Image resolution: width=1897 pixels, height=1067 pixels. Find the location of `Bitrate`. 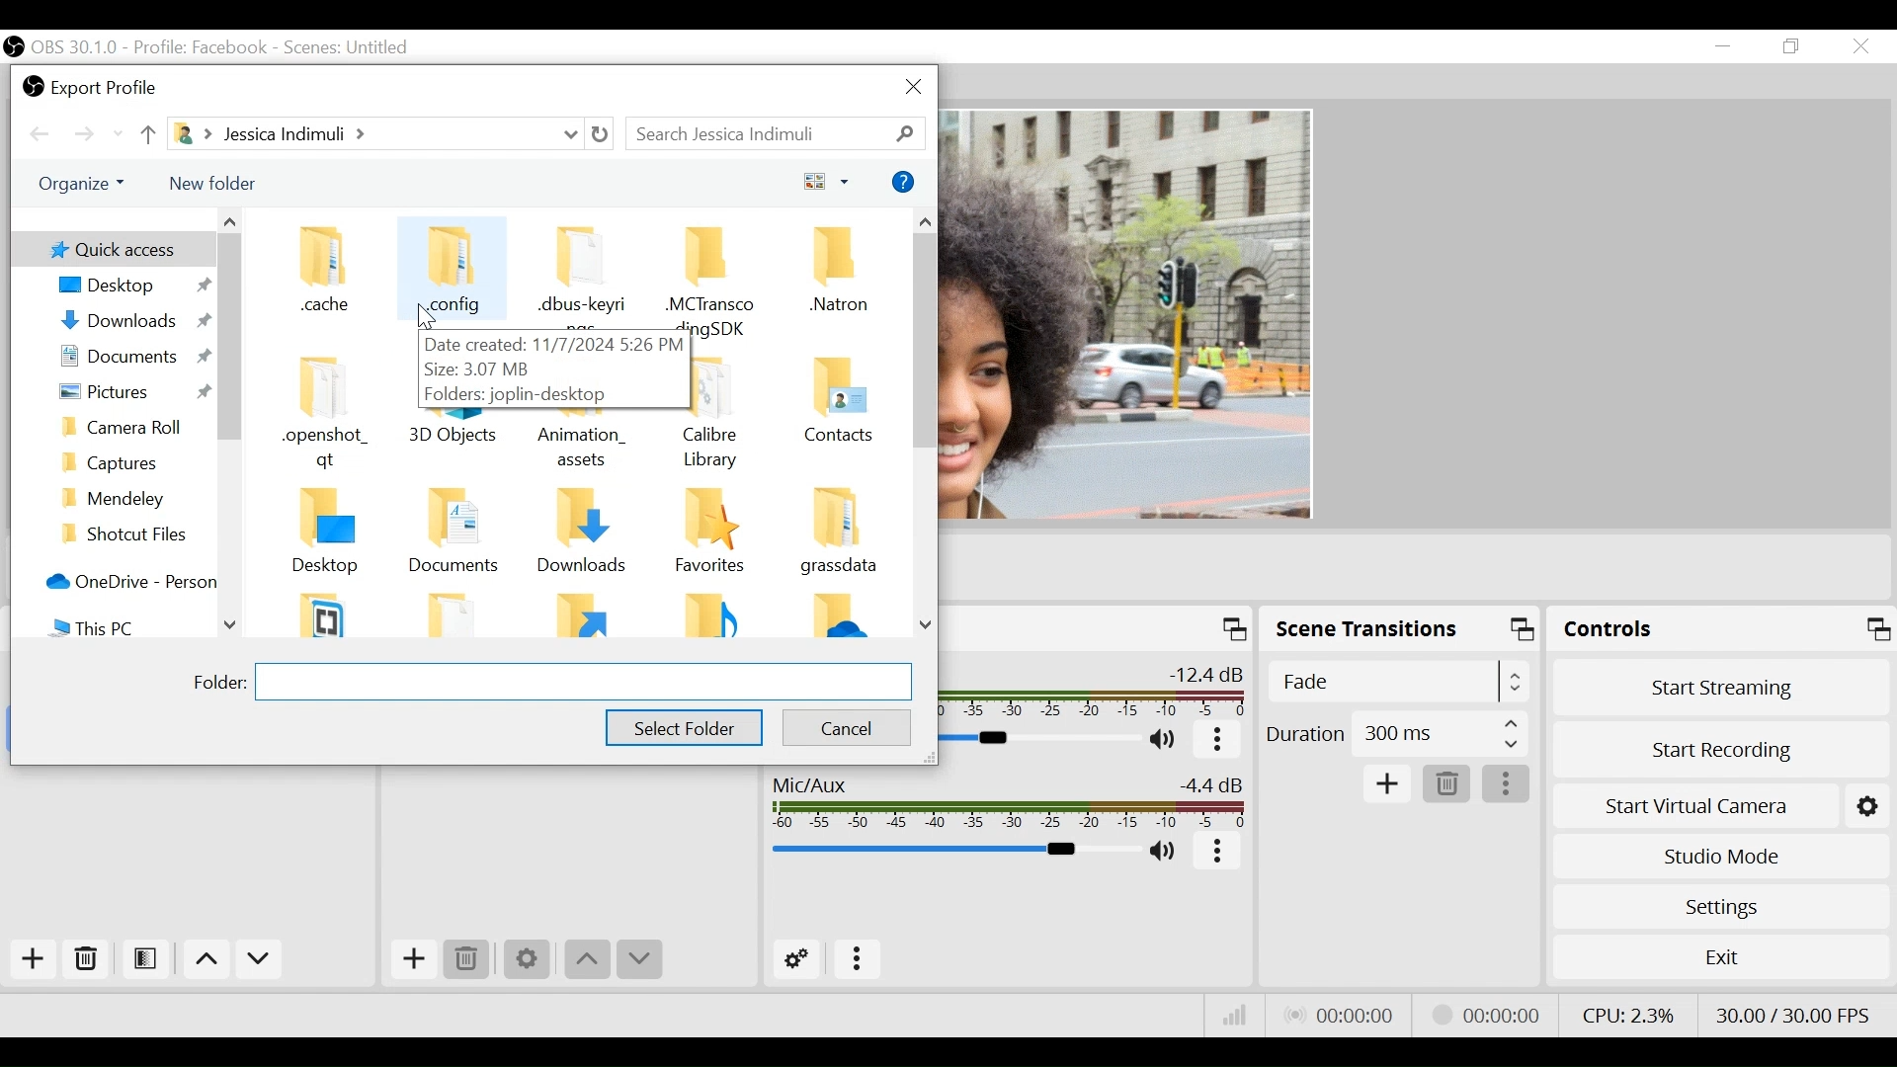

Bitrate is located at coordinates (1235, 1015).